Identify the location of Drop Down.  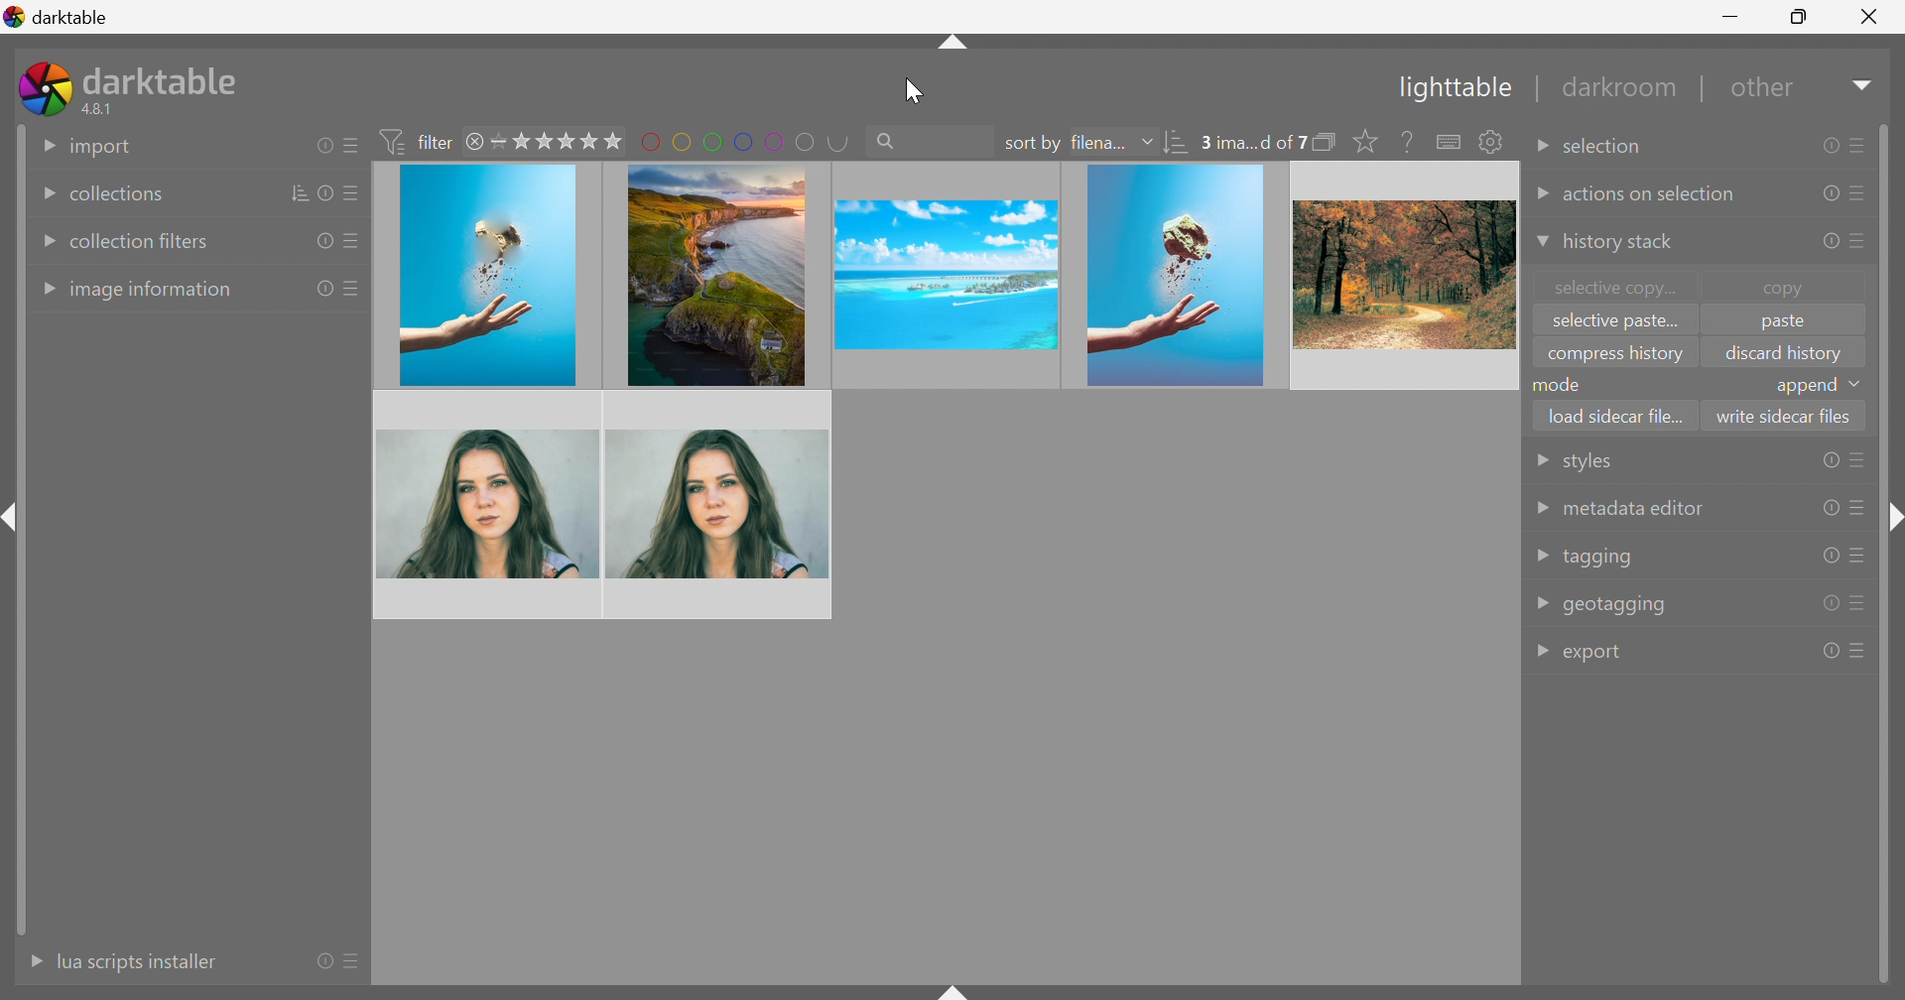
(40, 195).